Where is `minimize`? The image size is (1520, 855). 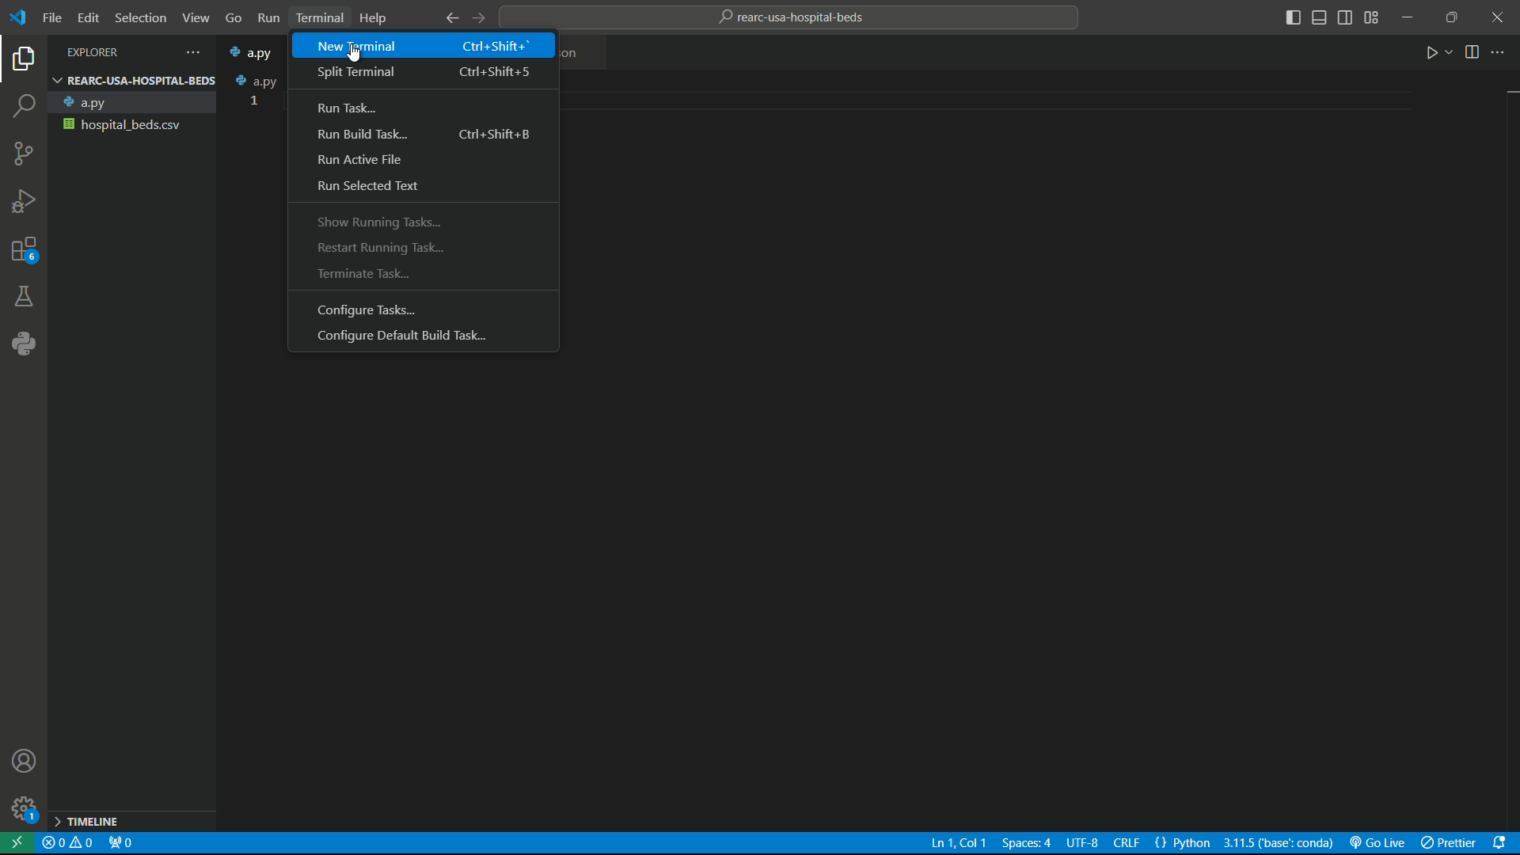 minimize is located at coordinates (1410, 17).